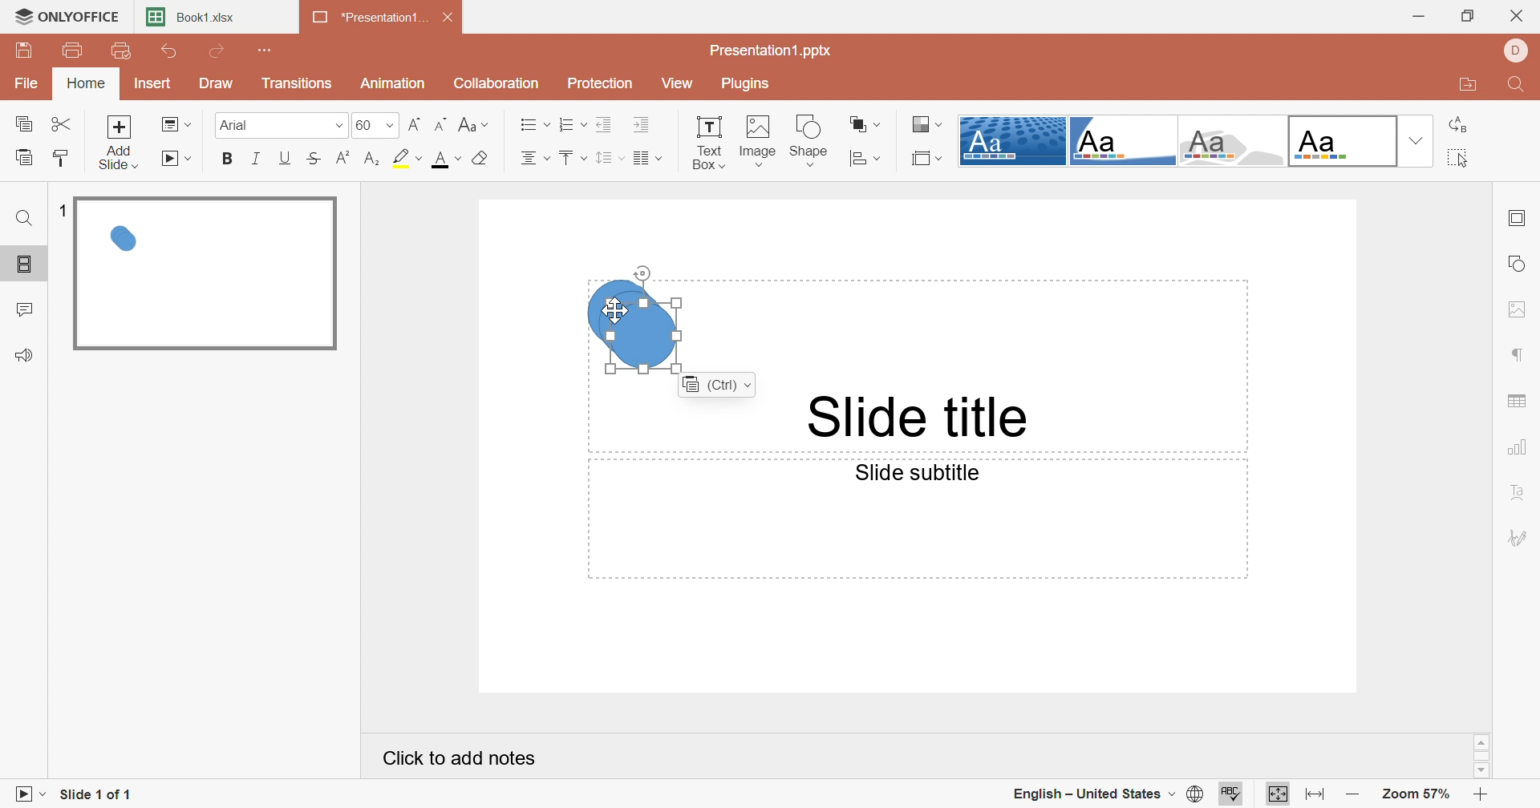  I want to click on Increase indent, so click(643, 125).